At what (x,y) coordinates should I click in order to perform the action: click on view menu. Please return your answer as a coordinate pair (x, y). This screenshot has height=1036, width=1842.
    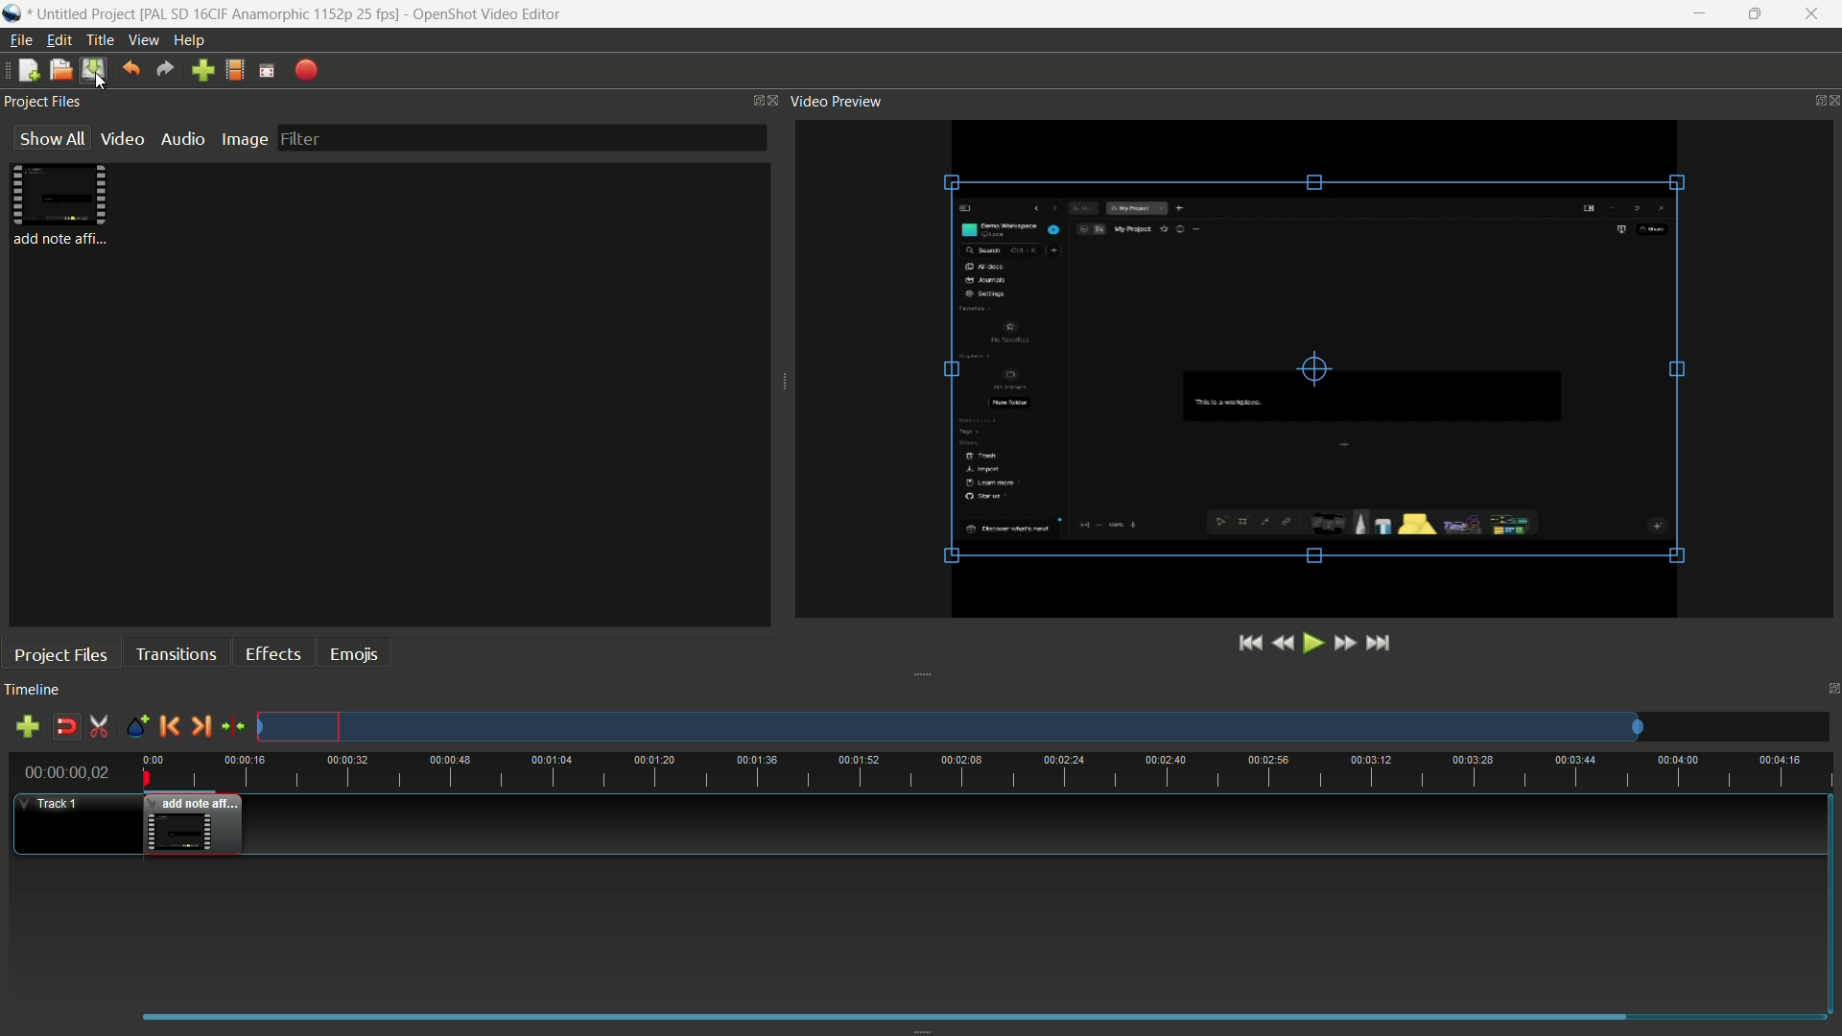
    Looking at the image, I should click on (142, 40).